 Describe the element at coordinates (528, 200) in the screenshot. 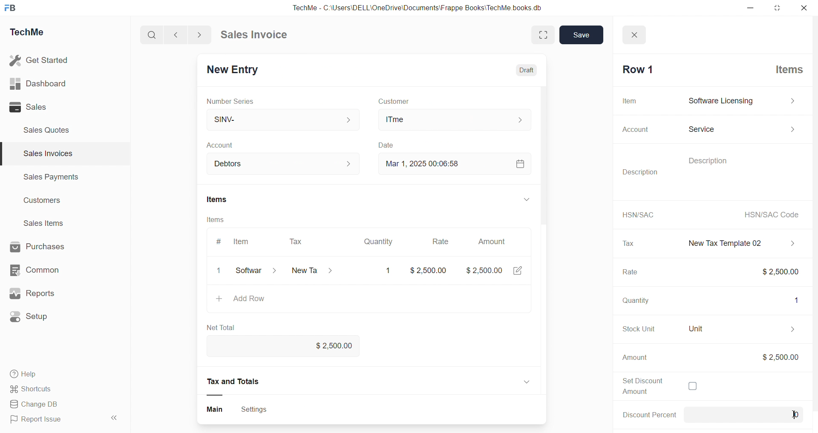

I see `doopdown` at that location.